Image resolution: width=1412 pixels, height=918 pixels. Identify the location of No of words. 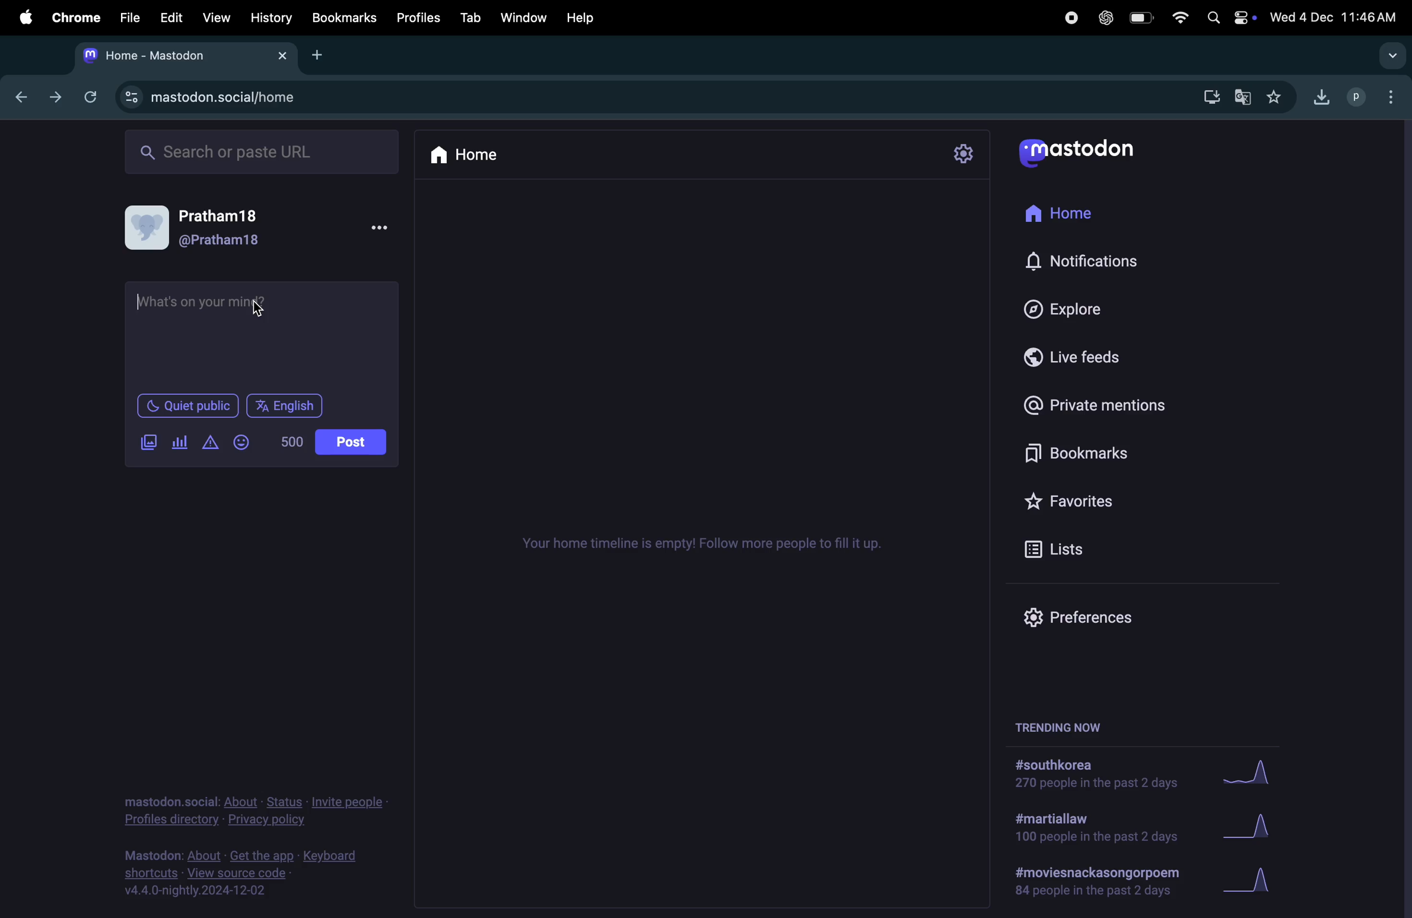
(291, 441).